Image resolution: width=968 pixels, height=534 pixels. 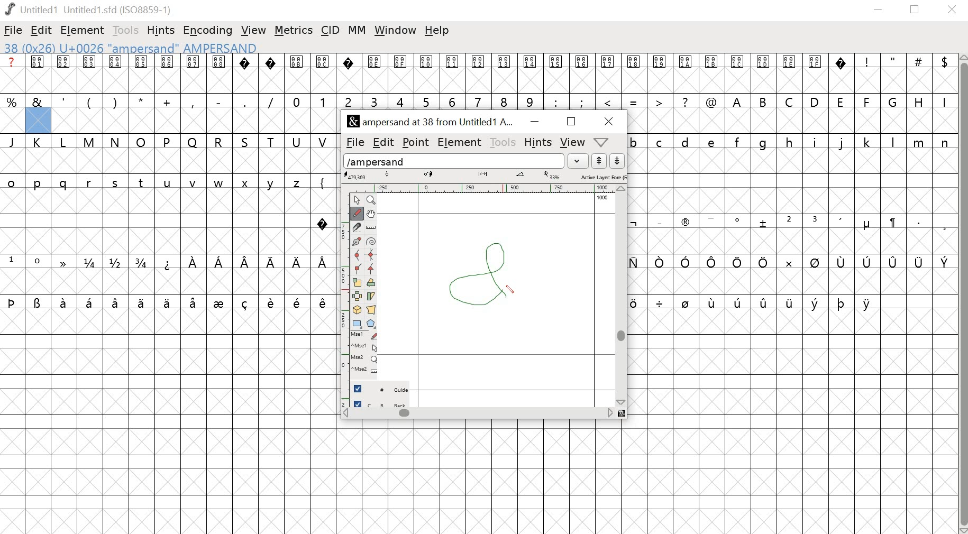 I want to click on Symbol, so click(x=866, y=225).